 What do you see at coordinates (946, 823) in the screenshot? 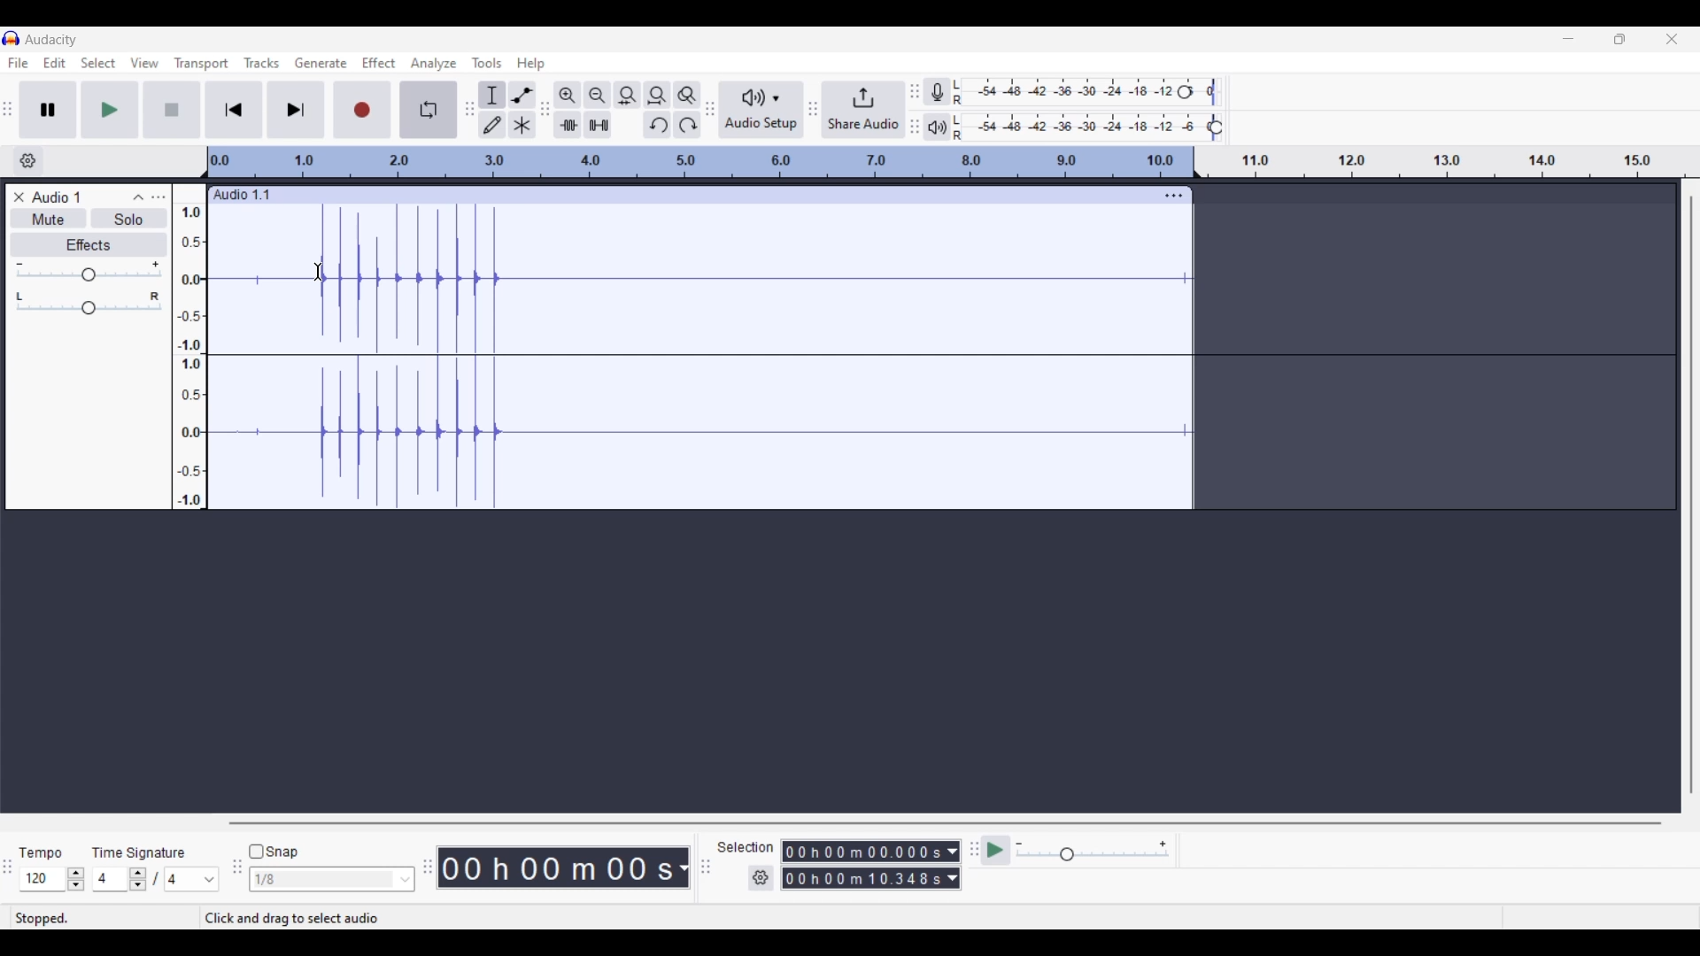
I see `Horizontal slide bar` at bounding box center [946, 823].